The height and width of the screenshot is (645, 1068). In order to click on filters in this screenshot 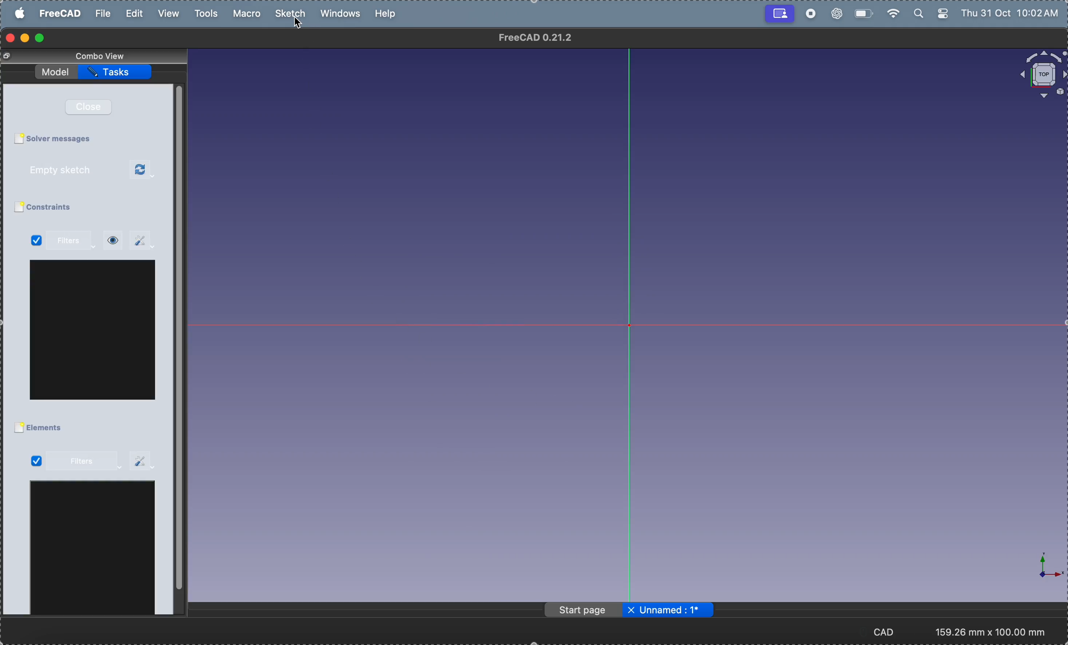, I will do `click(74, 241)`.